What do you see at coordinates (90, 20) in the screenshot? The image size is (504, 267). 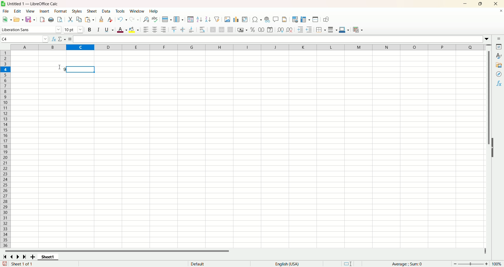 I see `paste` at bounding box center [90, 20].